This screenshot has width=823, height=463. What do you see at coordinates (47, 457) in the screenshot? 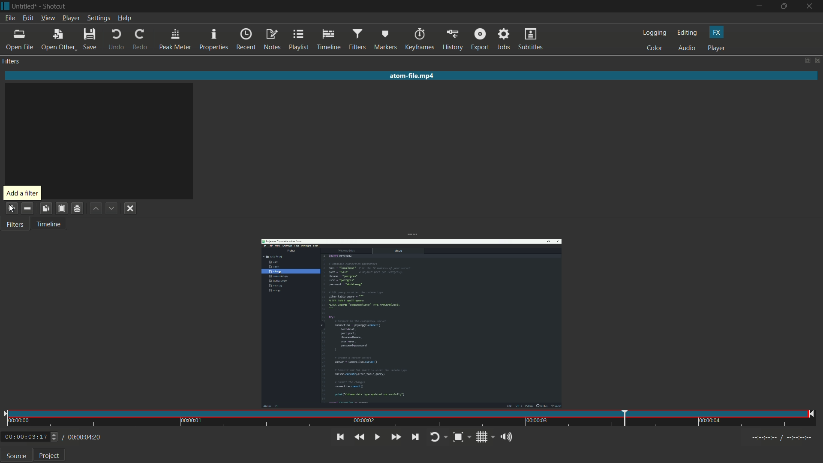
I see `project` at bounding box center [47, 457].